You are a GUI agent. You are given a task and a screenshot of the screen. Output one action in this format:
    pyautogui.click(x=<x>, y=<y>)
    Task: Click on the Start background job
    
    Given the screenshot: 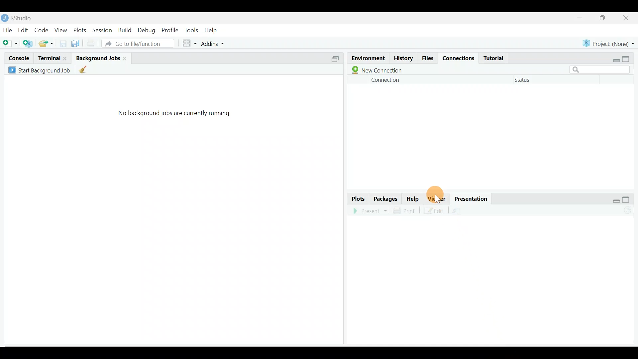 What is the action you would take?
    pyautogui.click(x=41, y=69)
    